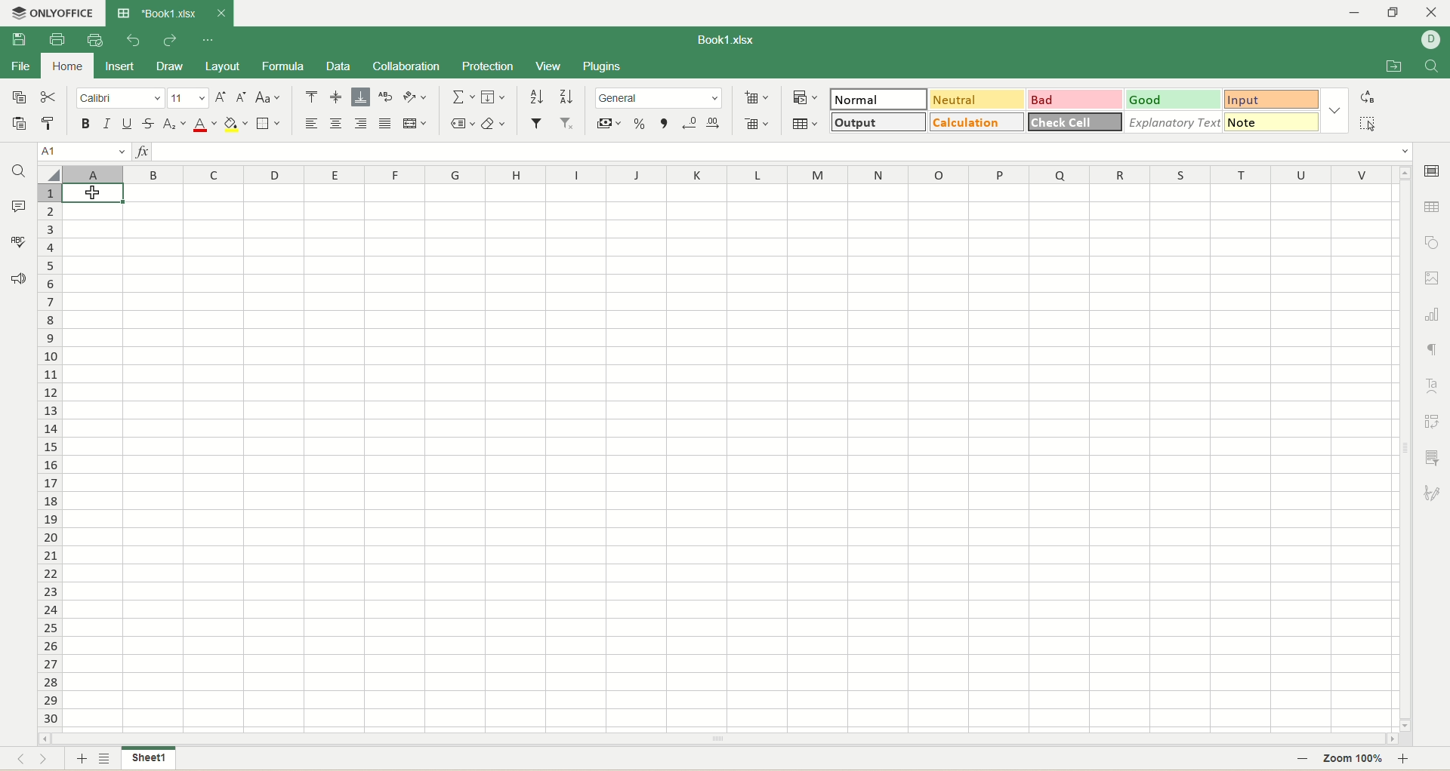 The width and height of the screenshot is (1450, 771). Describe the element at coordinates (336, 125) in the screenshot. I see `align center` at that location.